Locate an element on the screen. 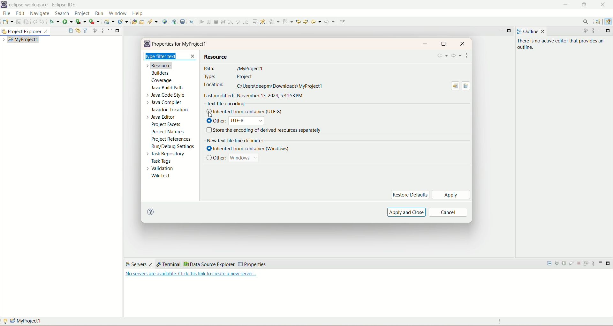  data source explorer is located at coordinates (209, 264).